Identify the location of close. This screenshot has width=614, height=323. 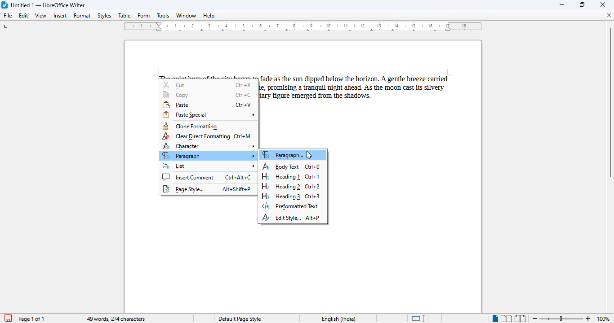
(603, 4).